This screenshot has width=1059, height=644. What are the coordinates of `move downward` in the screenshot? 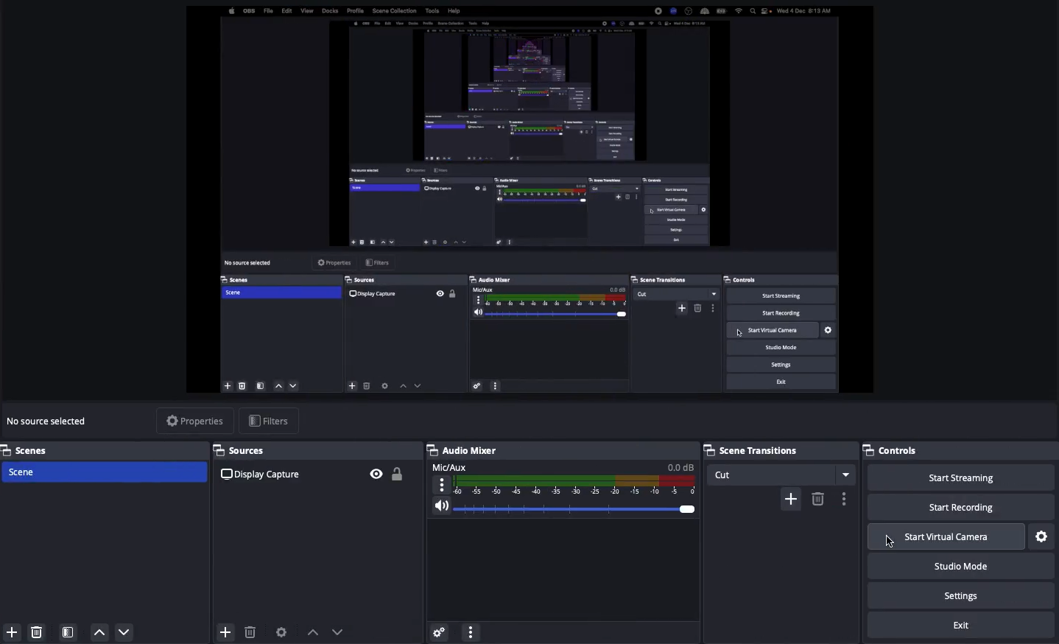 It's located at (342, 631).